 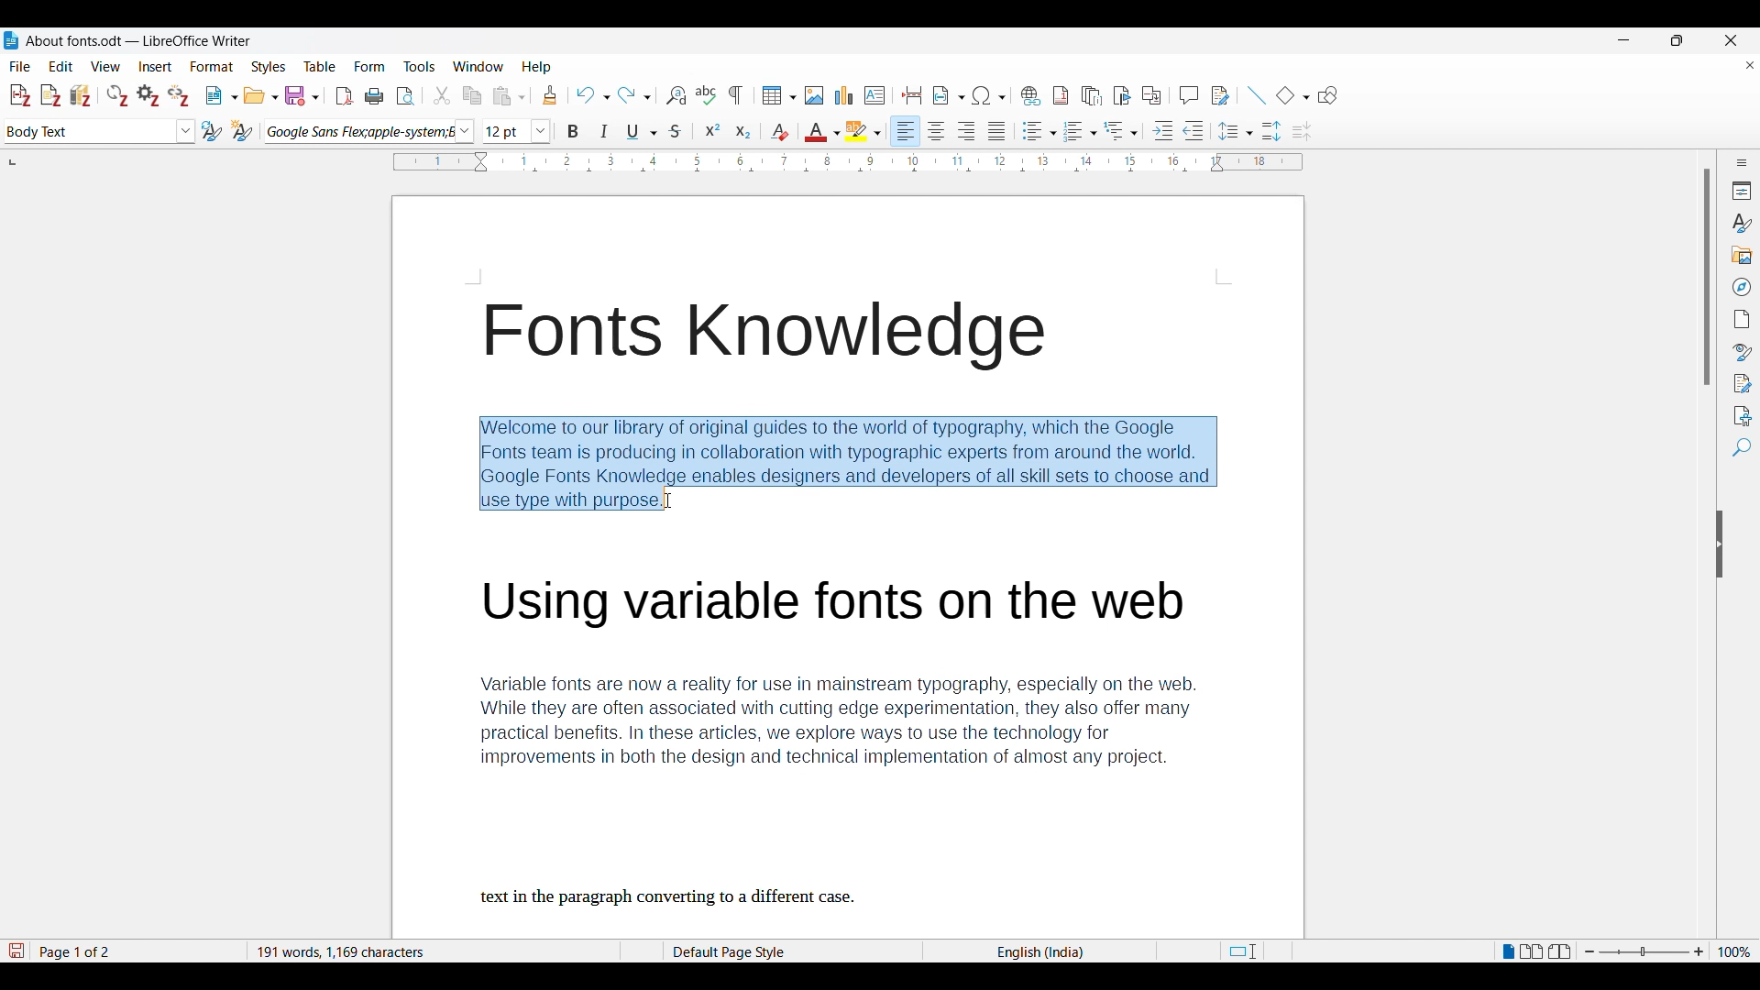 What do you see at coordinates (1743, 319) in the screenshot?
I see `Page` at bounding box center [1743, 319].